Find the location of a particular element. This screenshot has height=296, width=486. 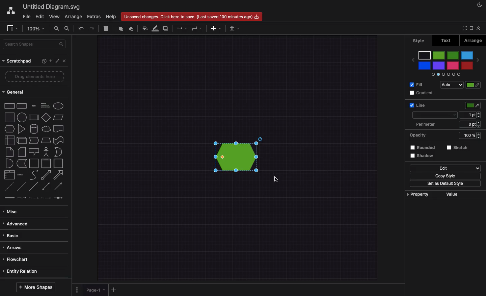

Page is located at coordinates (96, 290).